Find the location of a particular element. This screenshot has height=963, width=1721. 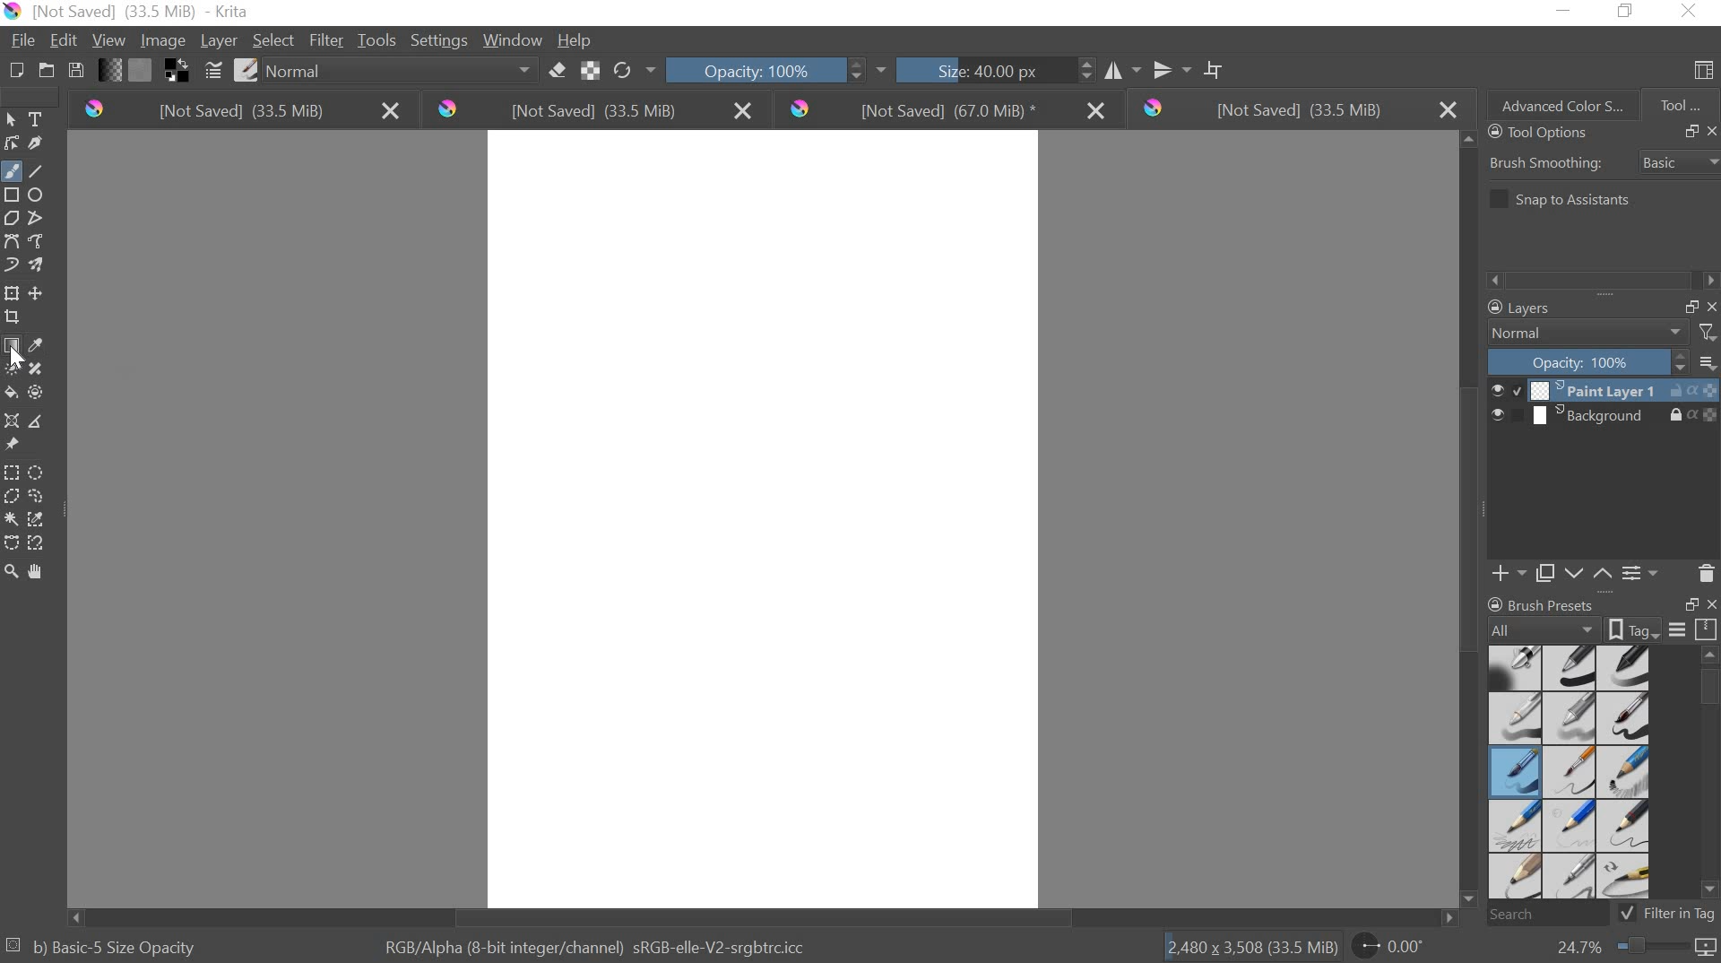

[not saved] (33.5 mb) is located at coordinates (596, 111).